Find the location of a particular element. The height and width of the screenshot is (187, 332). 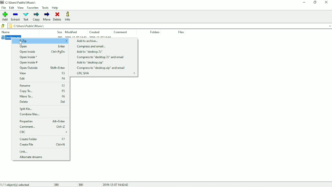

Folders is located at coordinates (154, 32).